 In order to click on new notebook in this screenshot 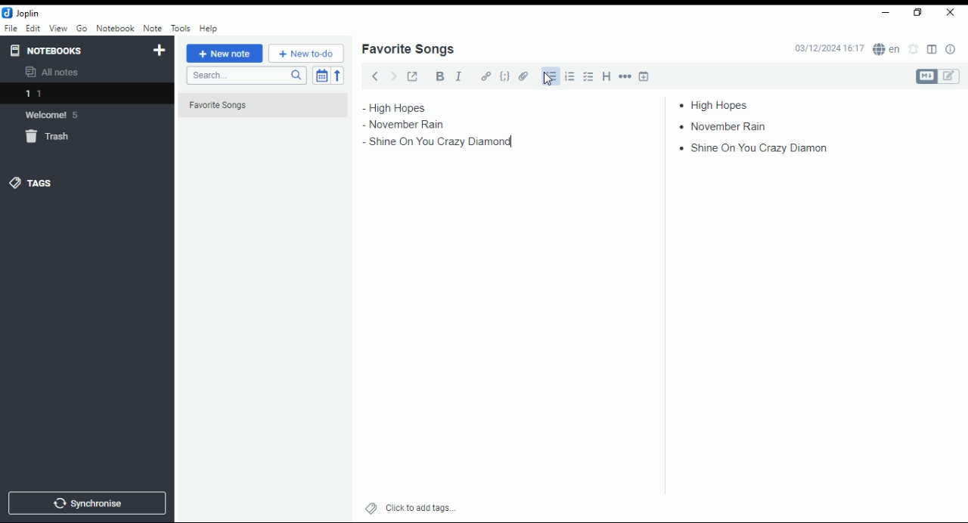, I will do `click(160, 51)`.